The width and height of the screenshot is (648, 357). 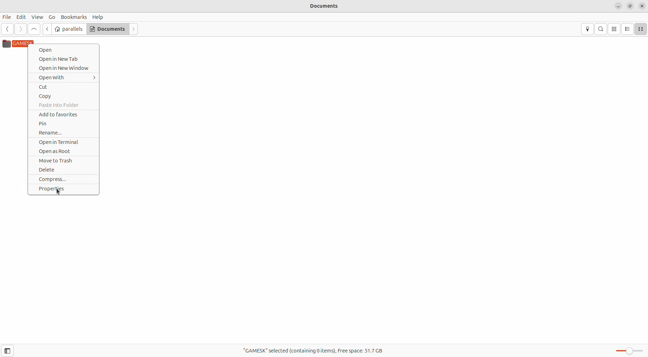 I want to click on compress, so click(x=61, y=179).